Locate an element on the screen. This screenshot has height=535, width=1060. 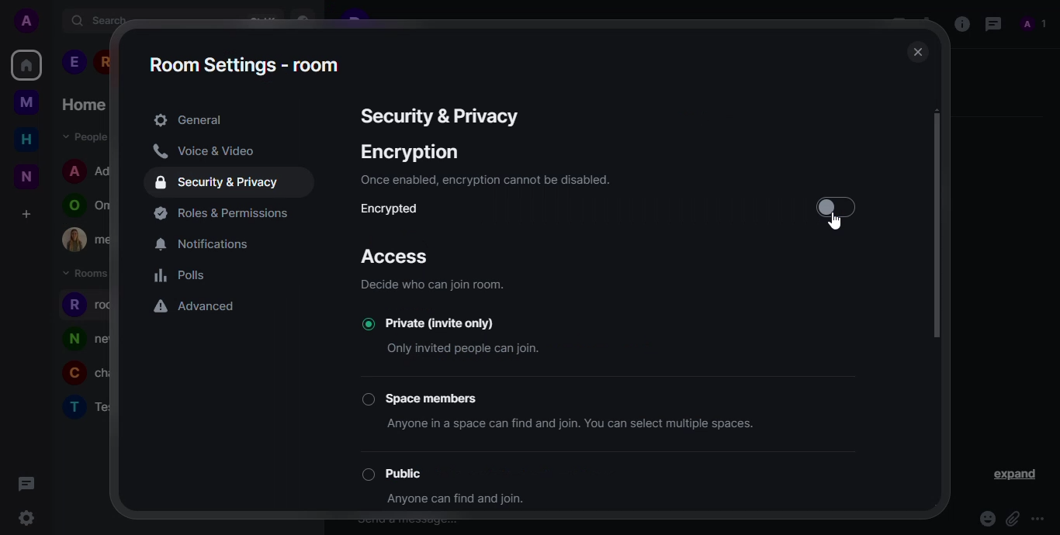
profile is located at coordinates (74, 170).